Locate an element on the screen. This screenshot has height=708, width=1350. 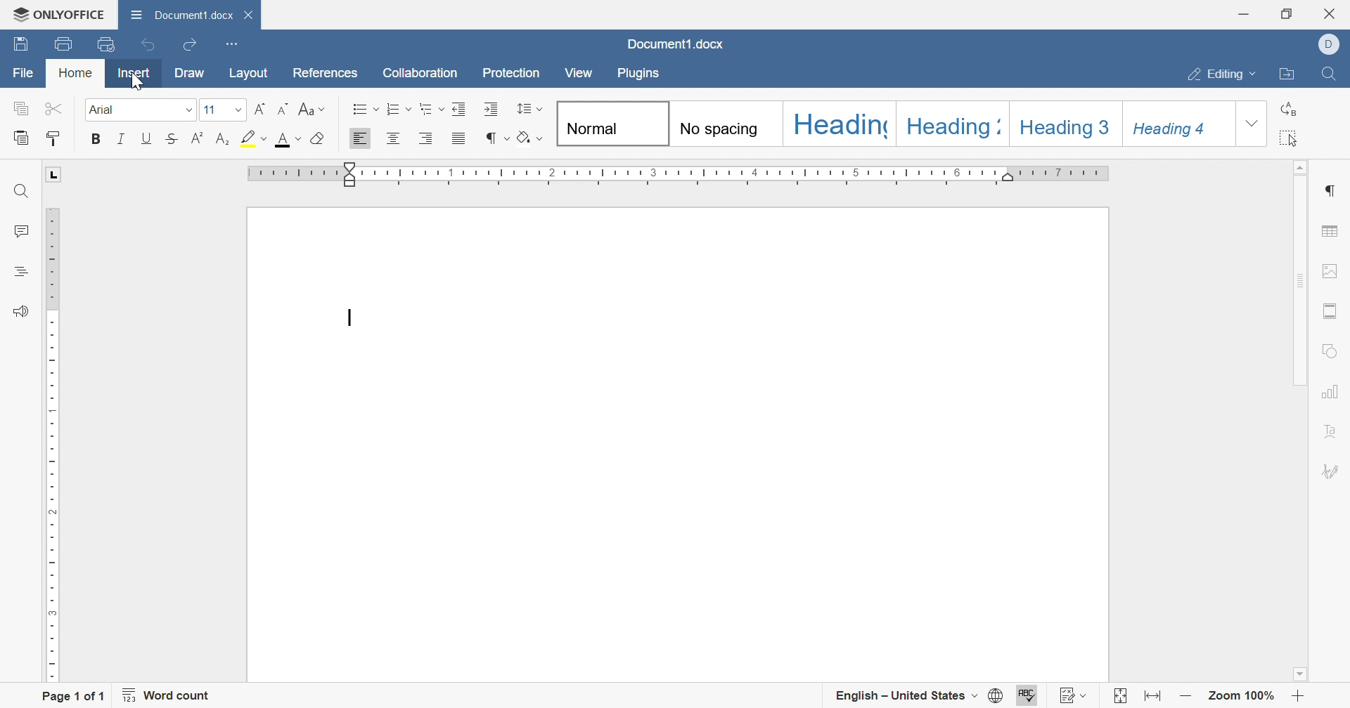
Scroll up is located at coordinates (1301, 165).